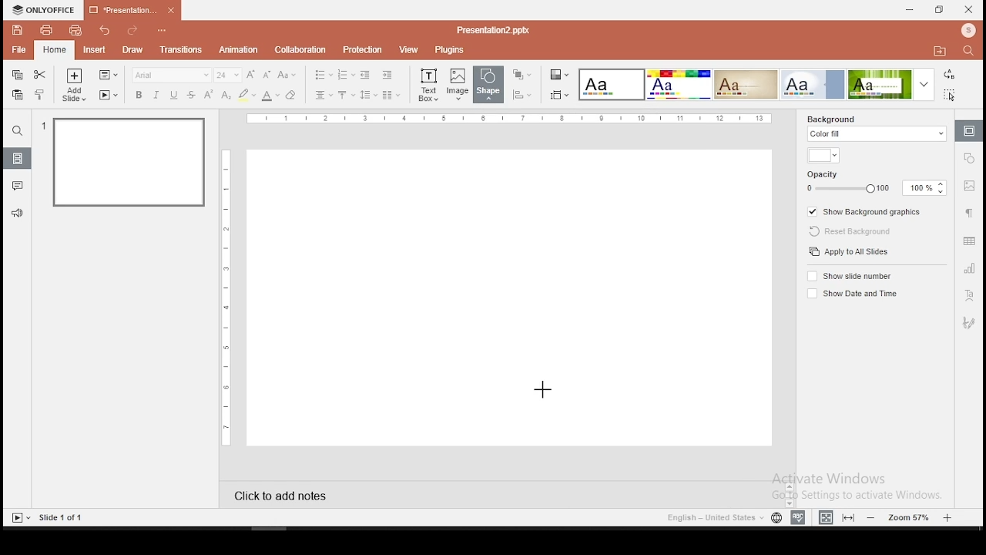  What do you see at coordinates (229, 295) in the screenshot?
I see `vertical scale` at bounding box center [229, 295].